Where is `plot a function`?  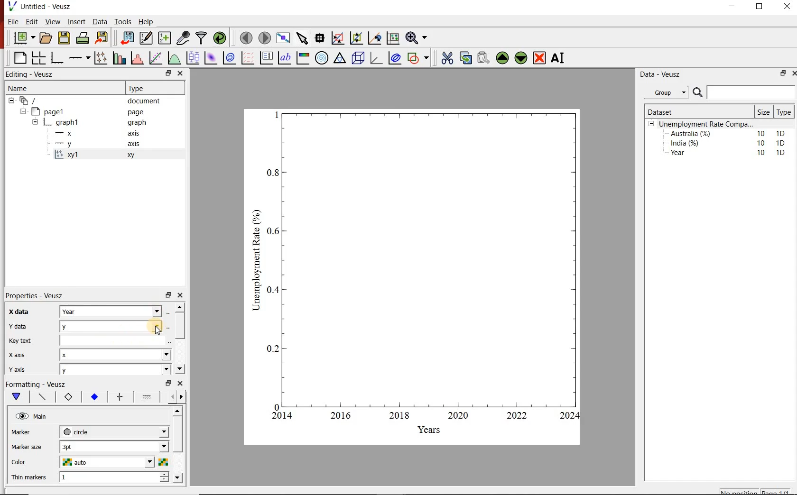
plot a function is located at coordinates (174, 58).